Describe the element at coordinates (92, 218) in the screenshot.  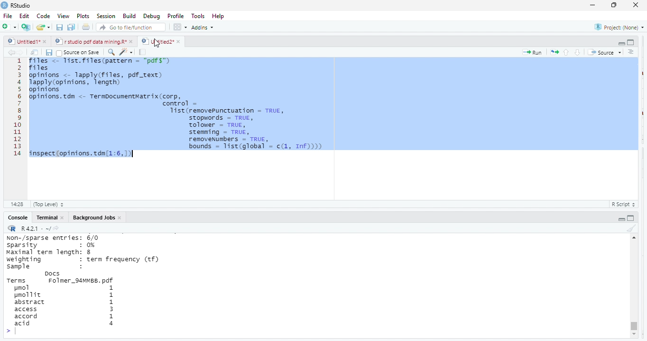
I see `background jobs` at that location.